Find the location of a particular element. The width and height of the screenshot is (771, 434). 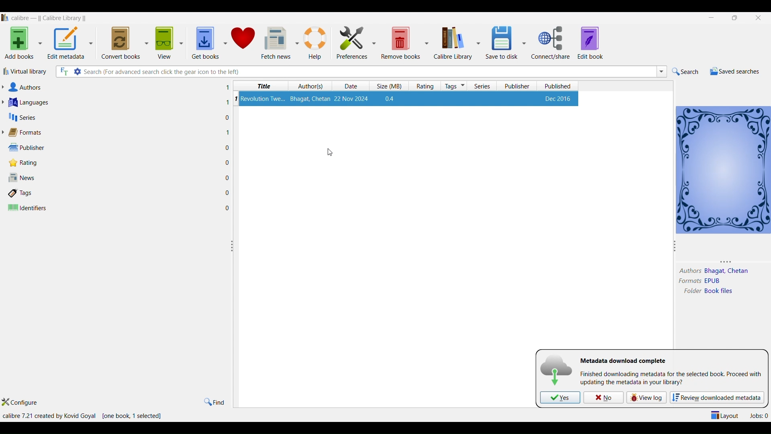

publisher is located at coordinates (520, 86).